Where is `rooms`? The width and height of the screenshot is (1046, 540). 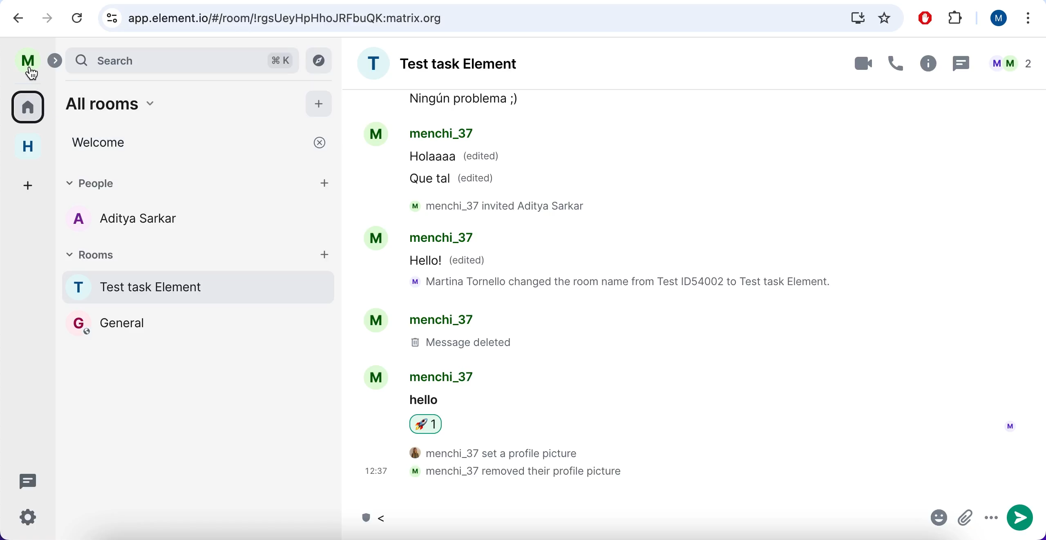
rooms is located at coordinates (181, 254).